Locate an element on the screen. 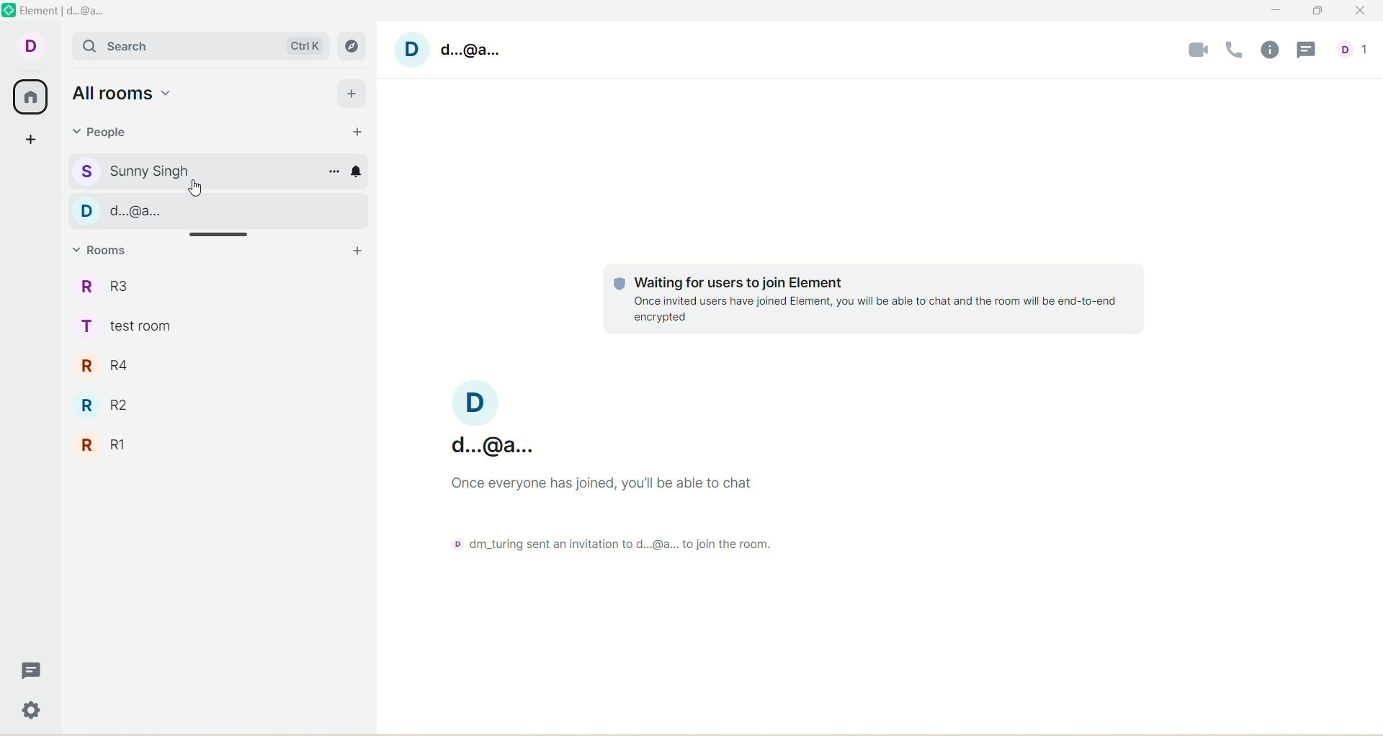  notification is located at coordinates (356, 171).